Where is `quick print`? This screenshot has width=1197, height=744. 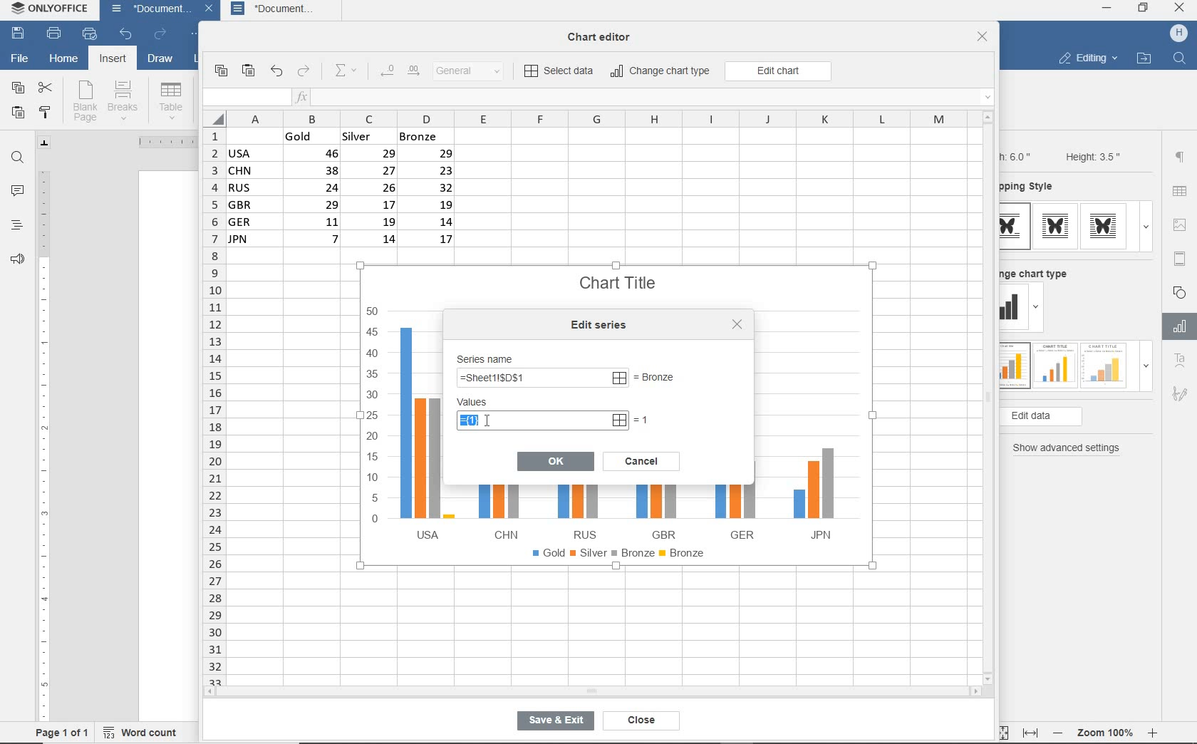 quick print is located at coordinates (88, 34).